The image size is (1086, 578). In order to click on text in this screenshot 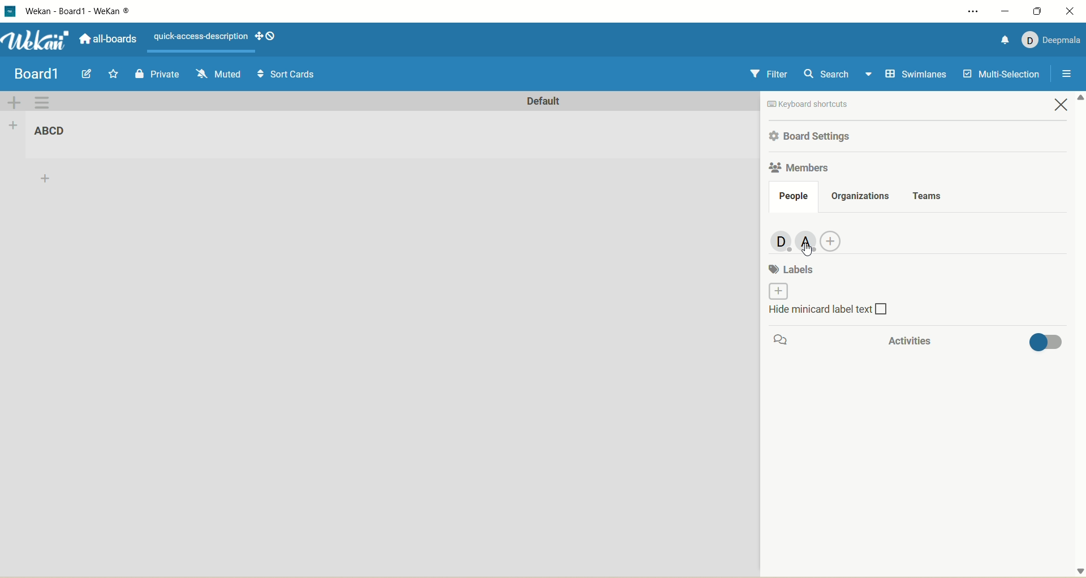, I will do `click(198, 35)`.